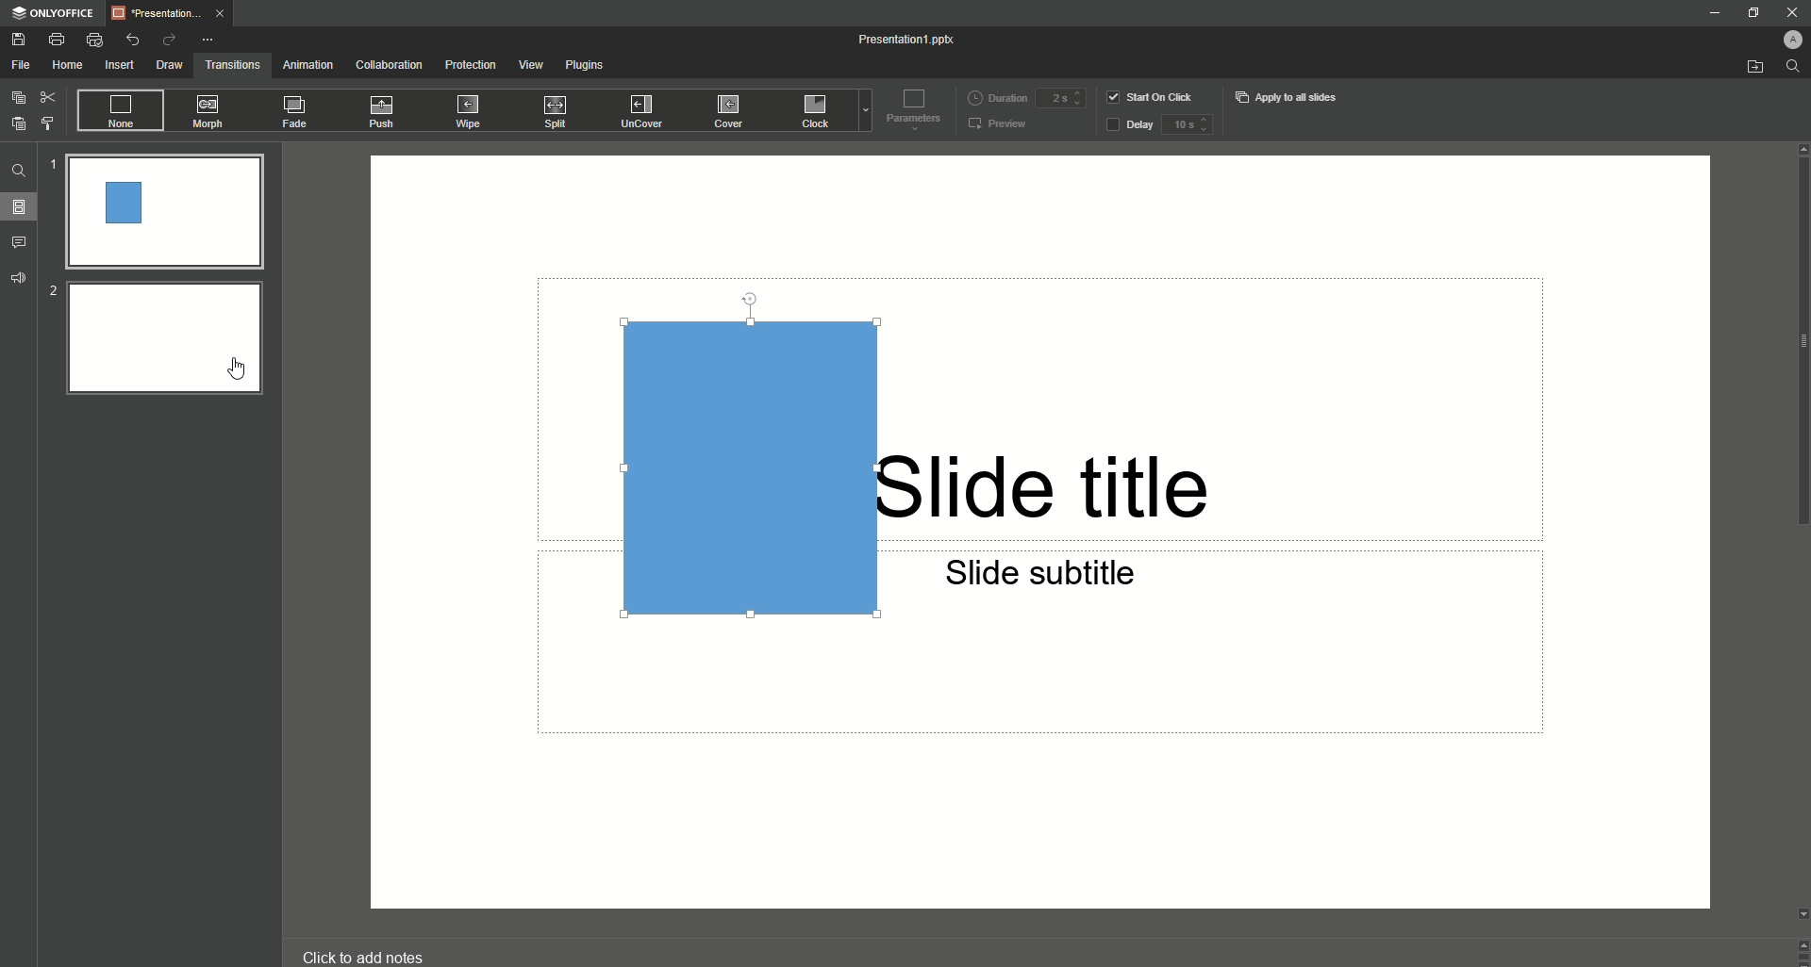 The width and height of the screenshot is (1811, 967). I want to click on Slide title, so click(1051, 484).